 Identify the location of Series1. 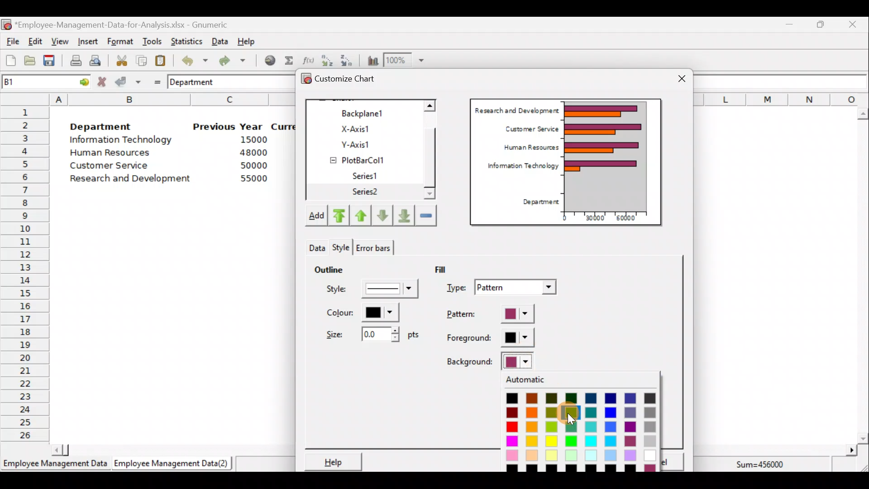
(370, 176).